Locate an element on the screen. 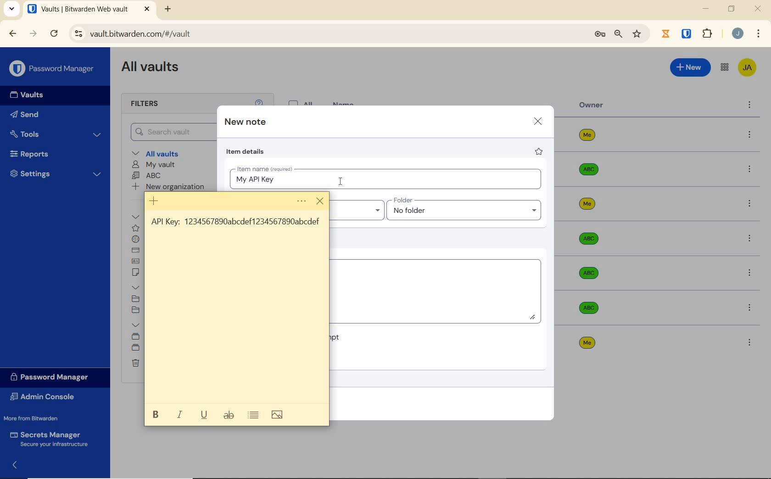  close is located at coordinates (538, 121).